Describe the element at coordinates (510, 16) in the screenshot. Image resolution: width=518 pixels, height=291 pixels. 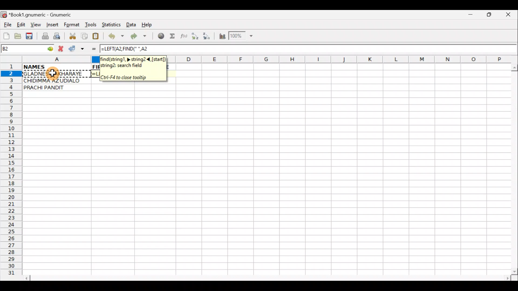
I see `Close` at that location.